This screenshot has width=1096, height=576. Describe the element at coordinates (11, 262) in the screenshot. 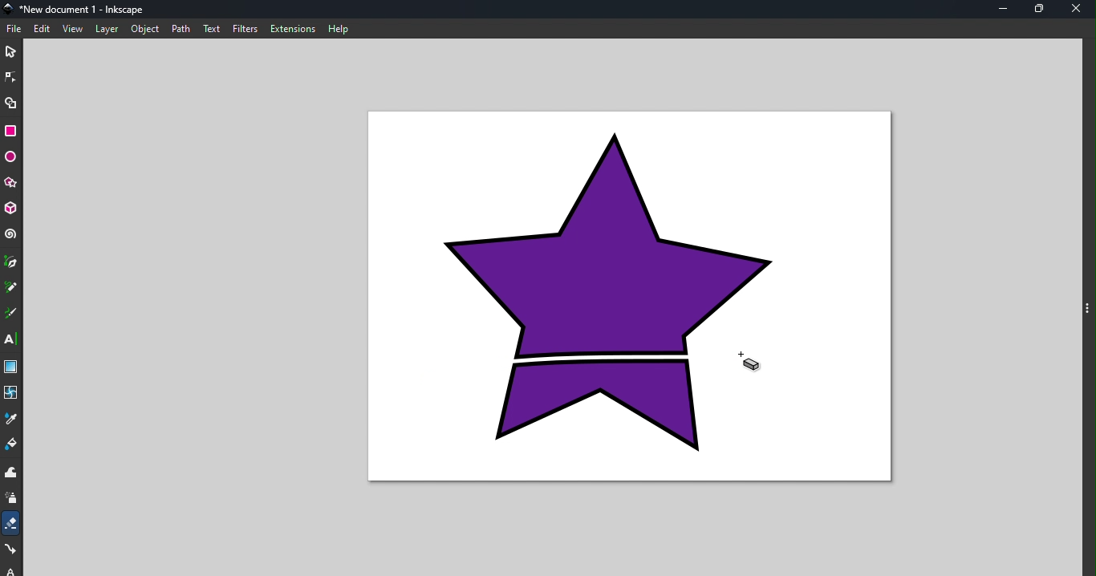

I see `pen tool` at that location.